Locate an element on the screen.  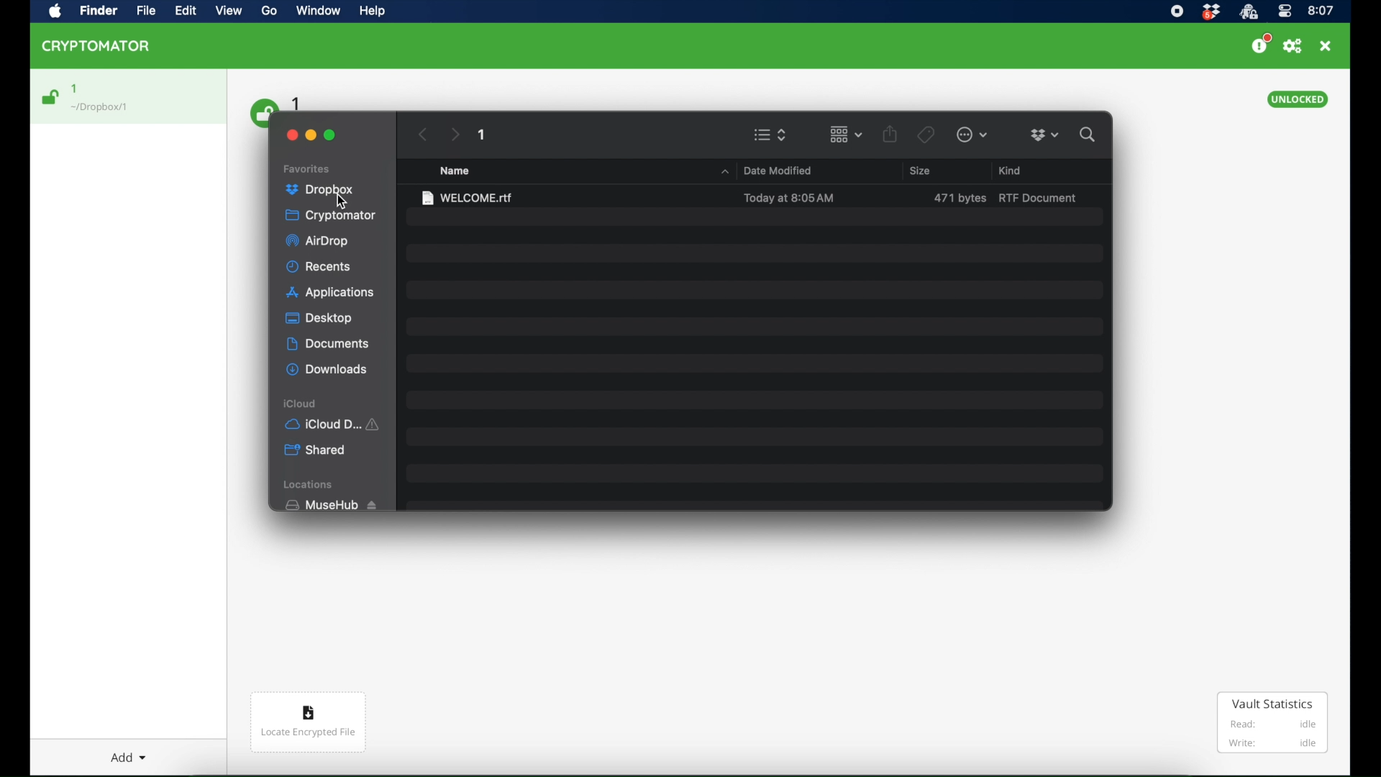
icloud is located at coordinates (301, 403).